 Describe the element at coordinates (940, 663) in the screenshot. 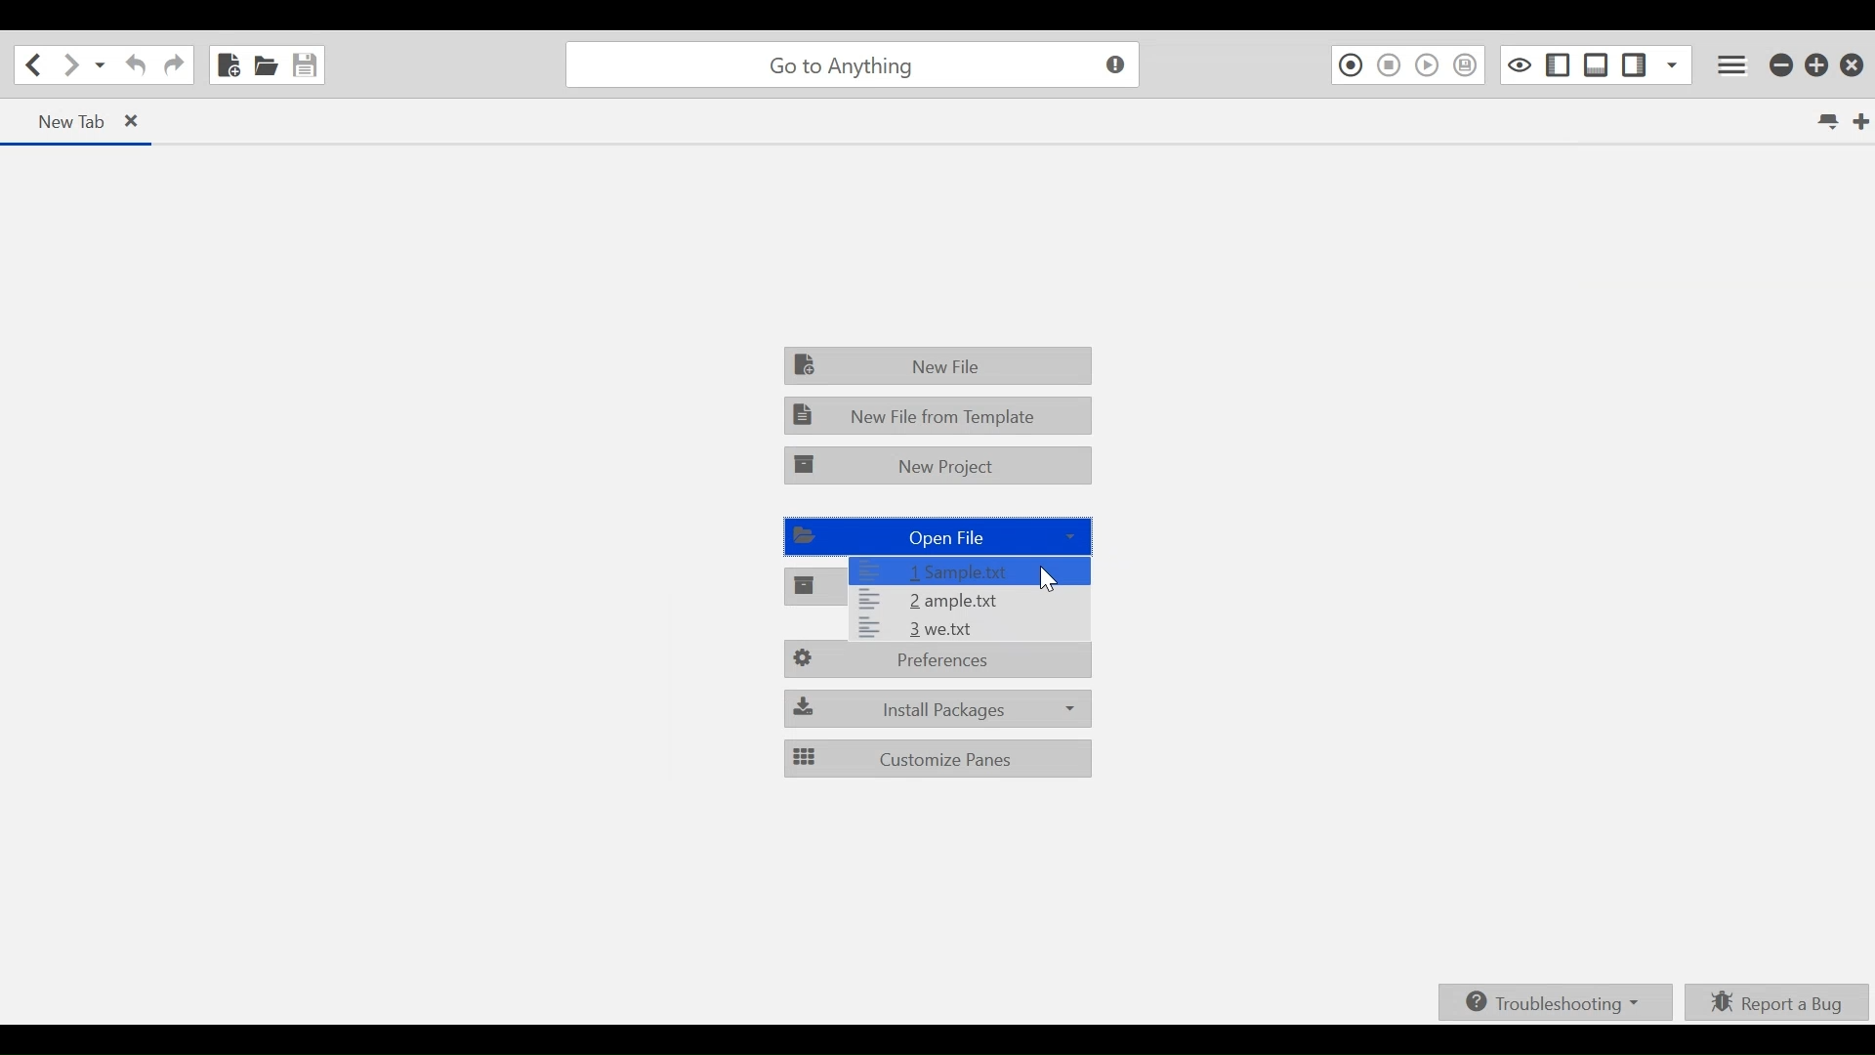

I see `Preferences` at that location.